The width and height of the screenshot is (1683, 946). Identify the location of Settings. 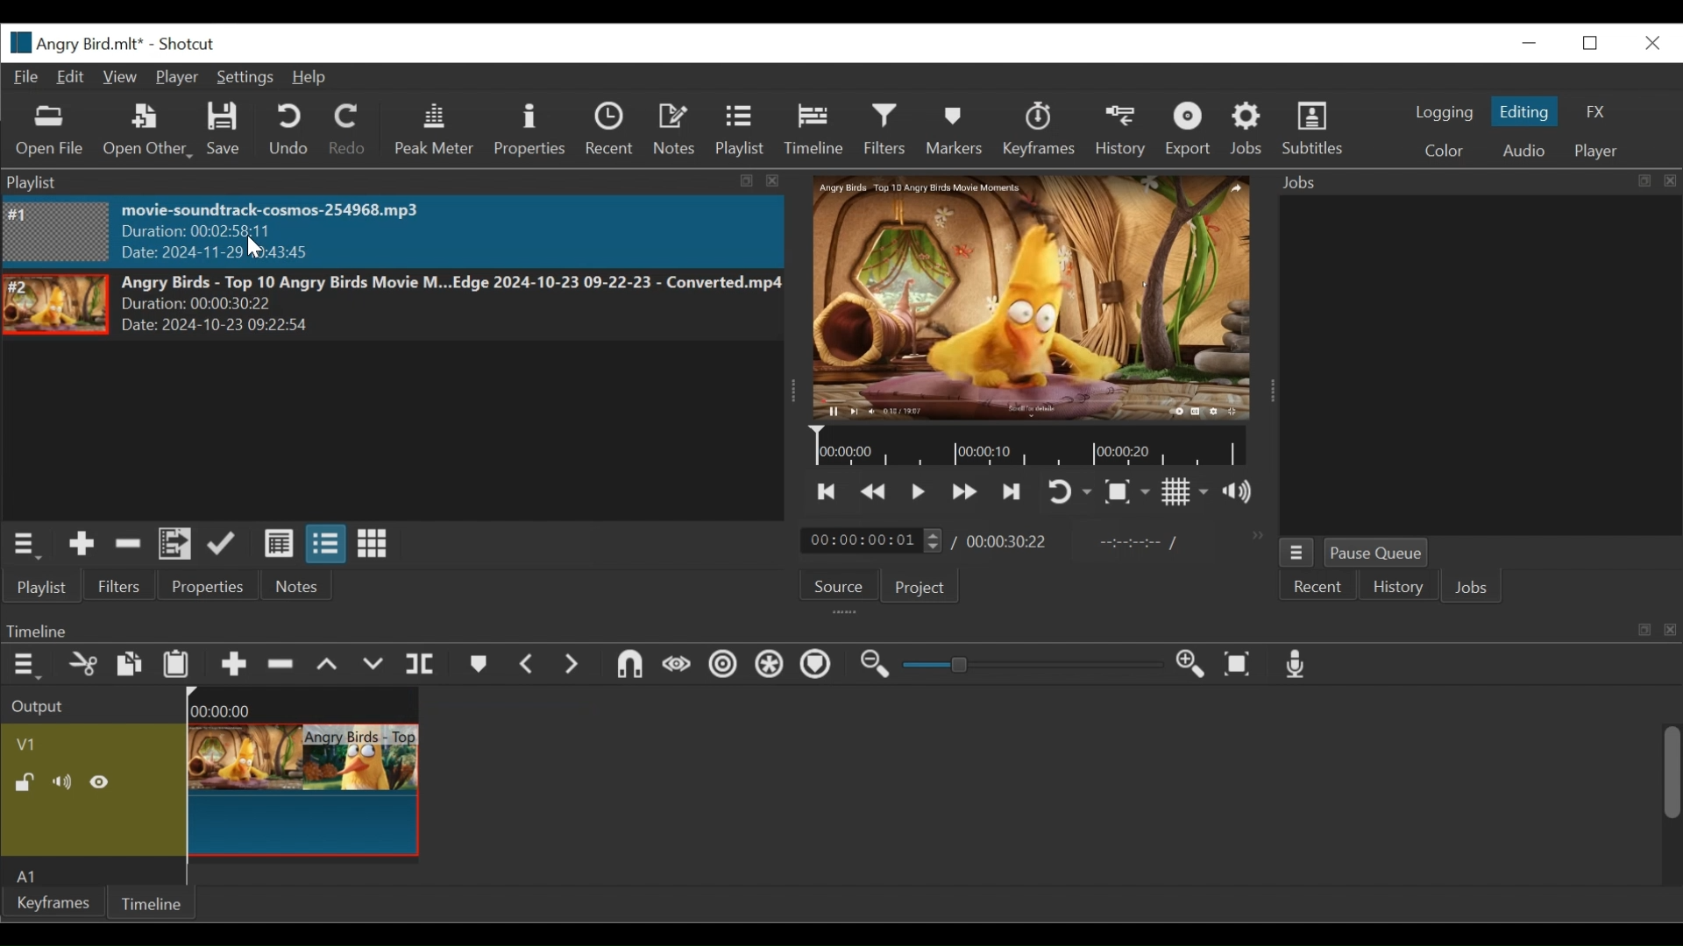
(243, 78).